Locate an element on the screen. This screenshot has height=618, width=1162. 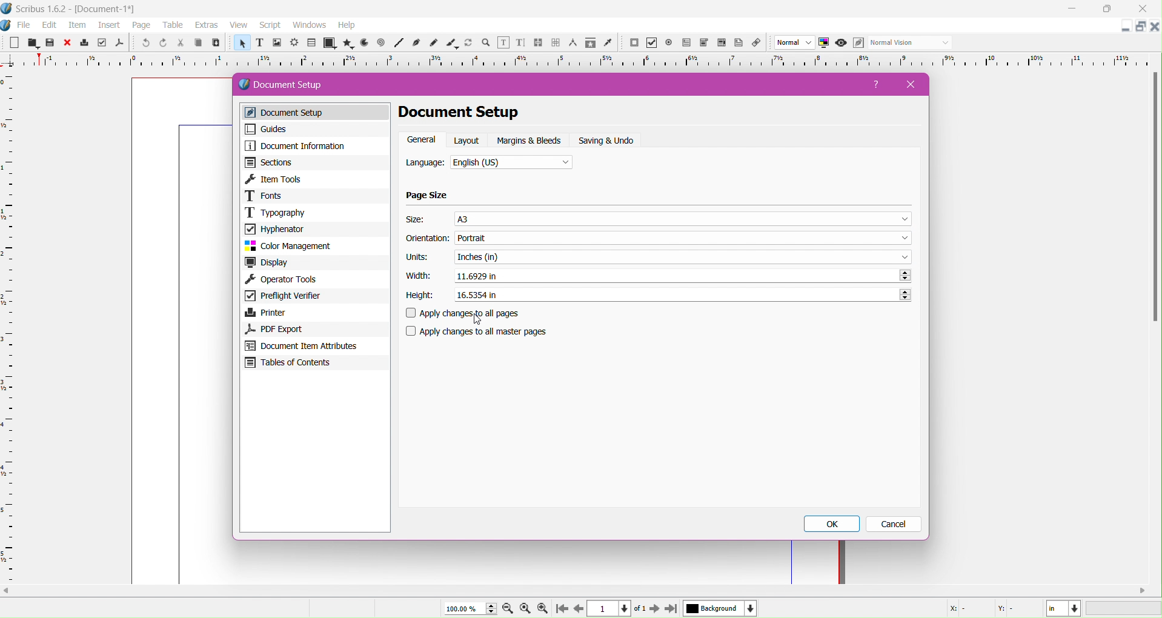
bezier curve is located at coordinates (417, 43).